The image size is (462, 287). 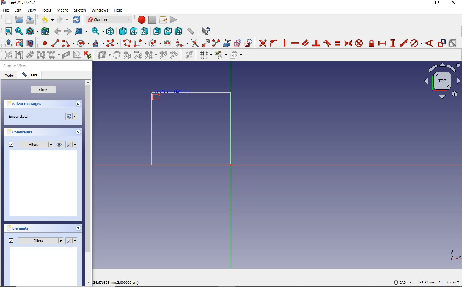 What do you see at coordinates (15, 67) in the screenshot?
I see `combo view` at bounding box center [15, 67].